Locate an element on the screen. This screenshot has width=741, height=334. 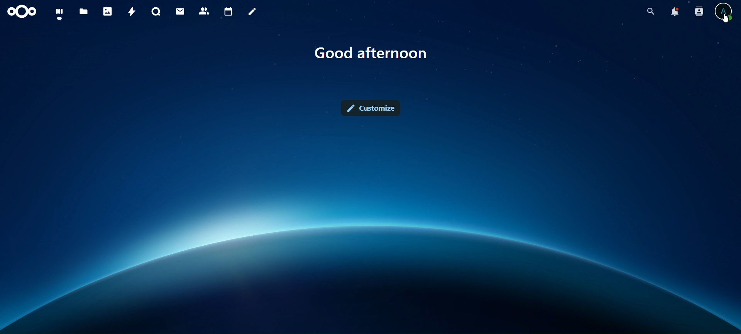
search is located at coordinates (651, 12).